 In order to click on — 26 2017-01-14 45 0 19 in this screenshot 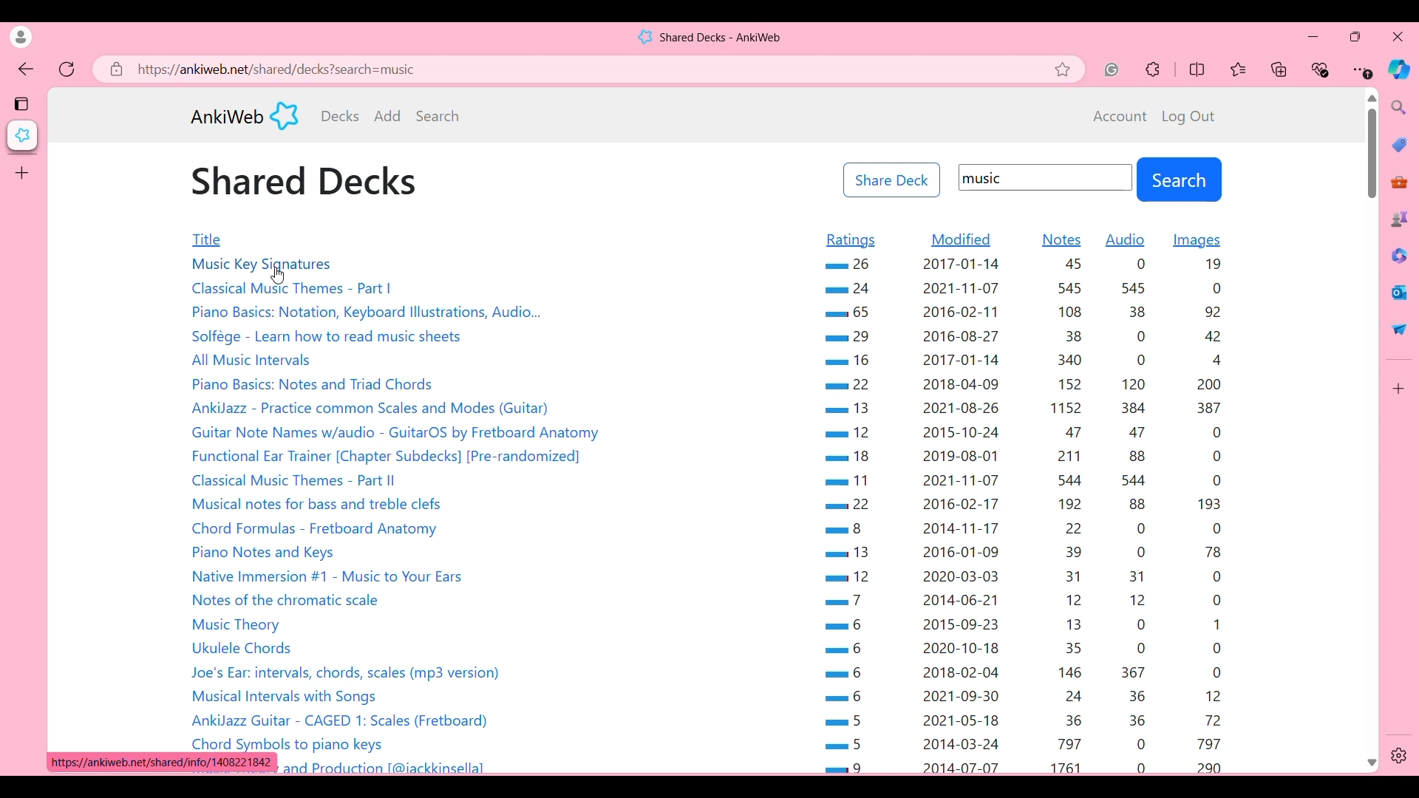, I will do `click(1030, 267)`.